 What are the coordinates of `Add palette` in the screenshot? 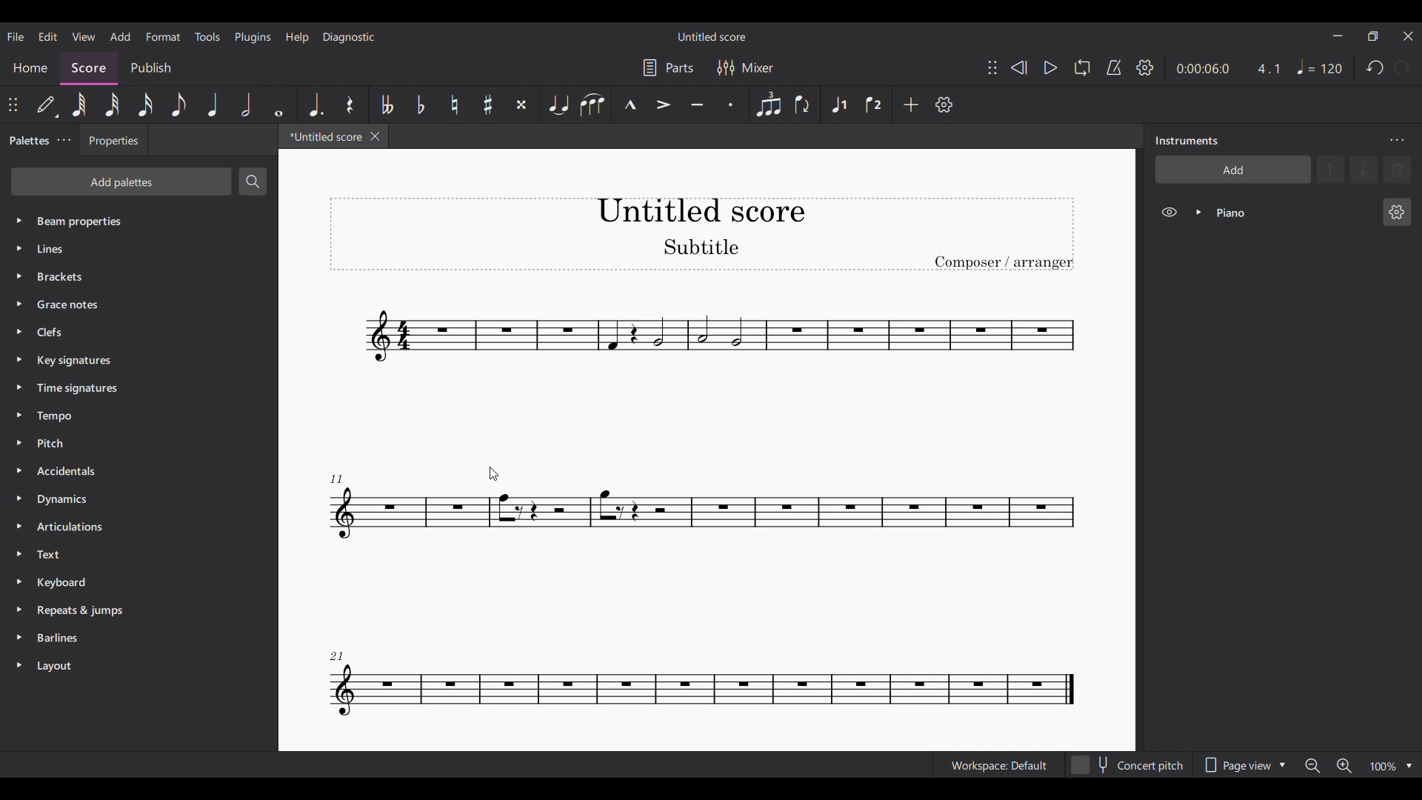 It's located at (121, 181).